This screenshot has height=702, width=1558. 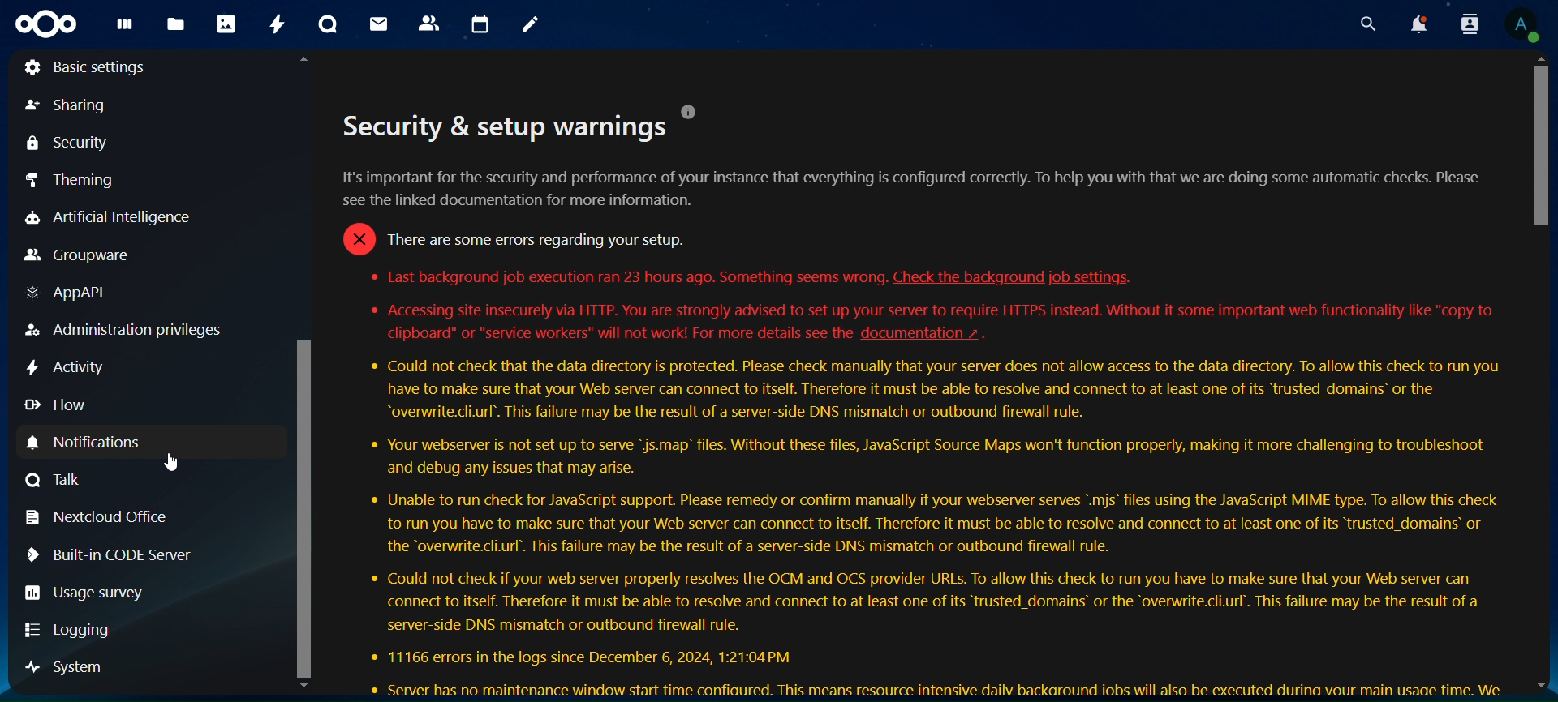 What do you see at coordinates (330, 25) in the screenshot?
I see `talk` at bounding box center [330, 25].